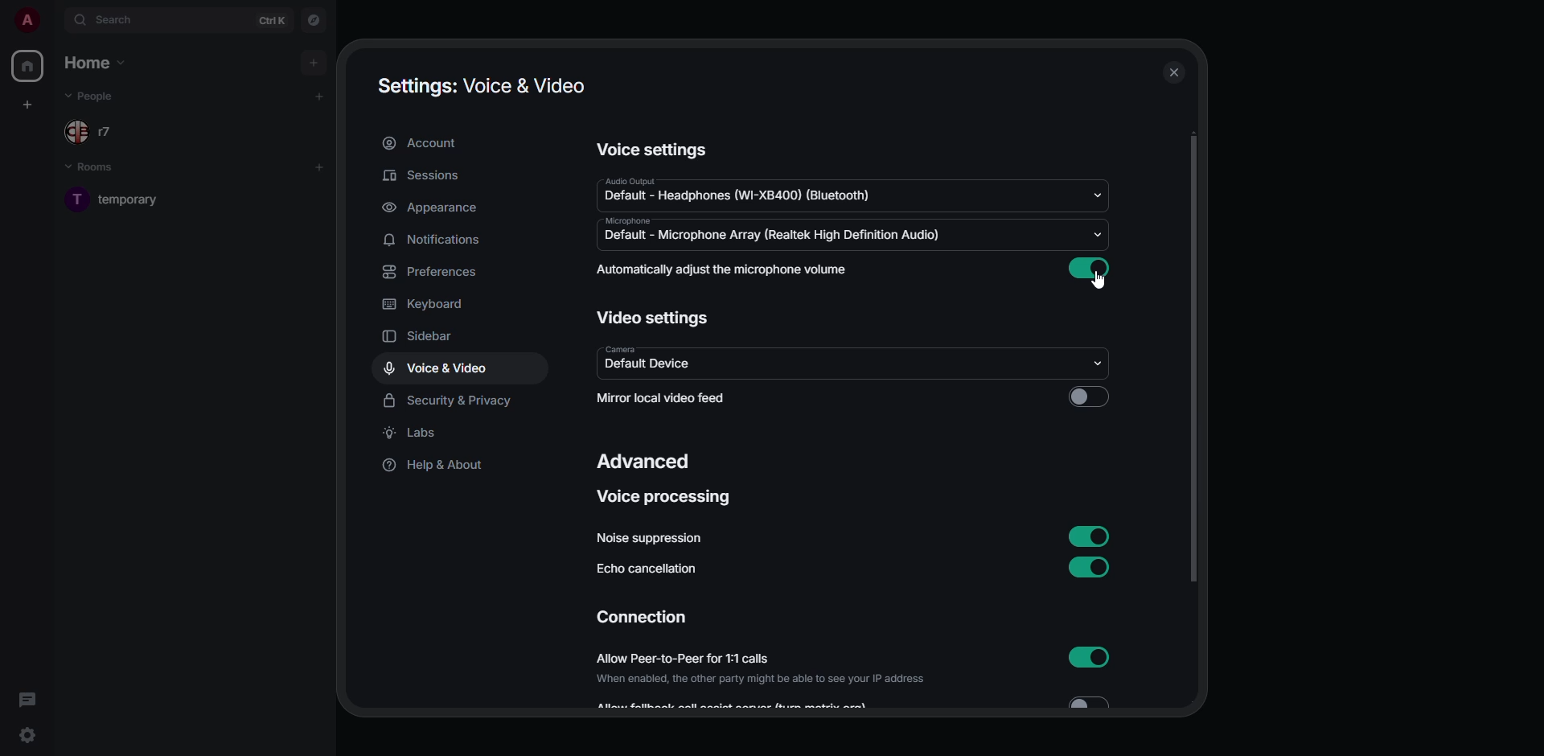  Describe the element at coordinates (761, 669) in the screenshot. I see `allow peer to peer for 1:1 calls` at that location.